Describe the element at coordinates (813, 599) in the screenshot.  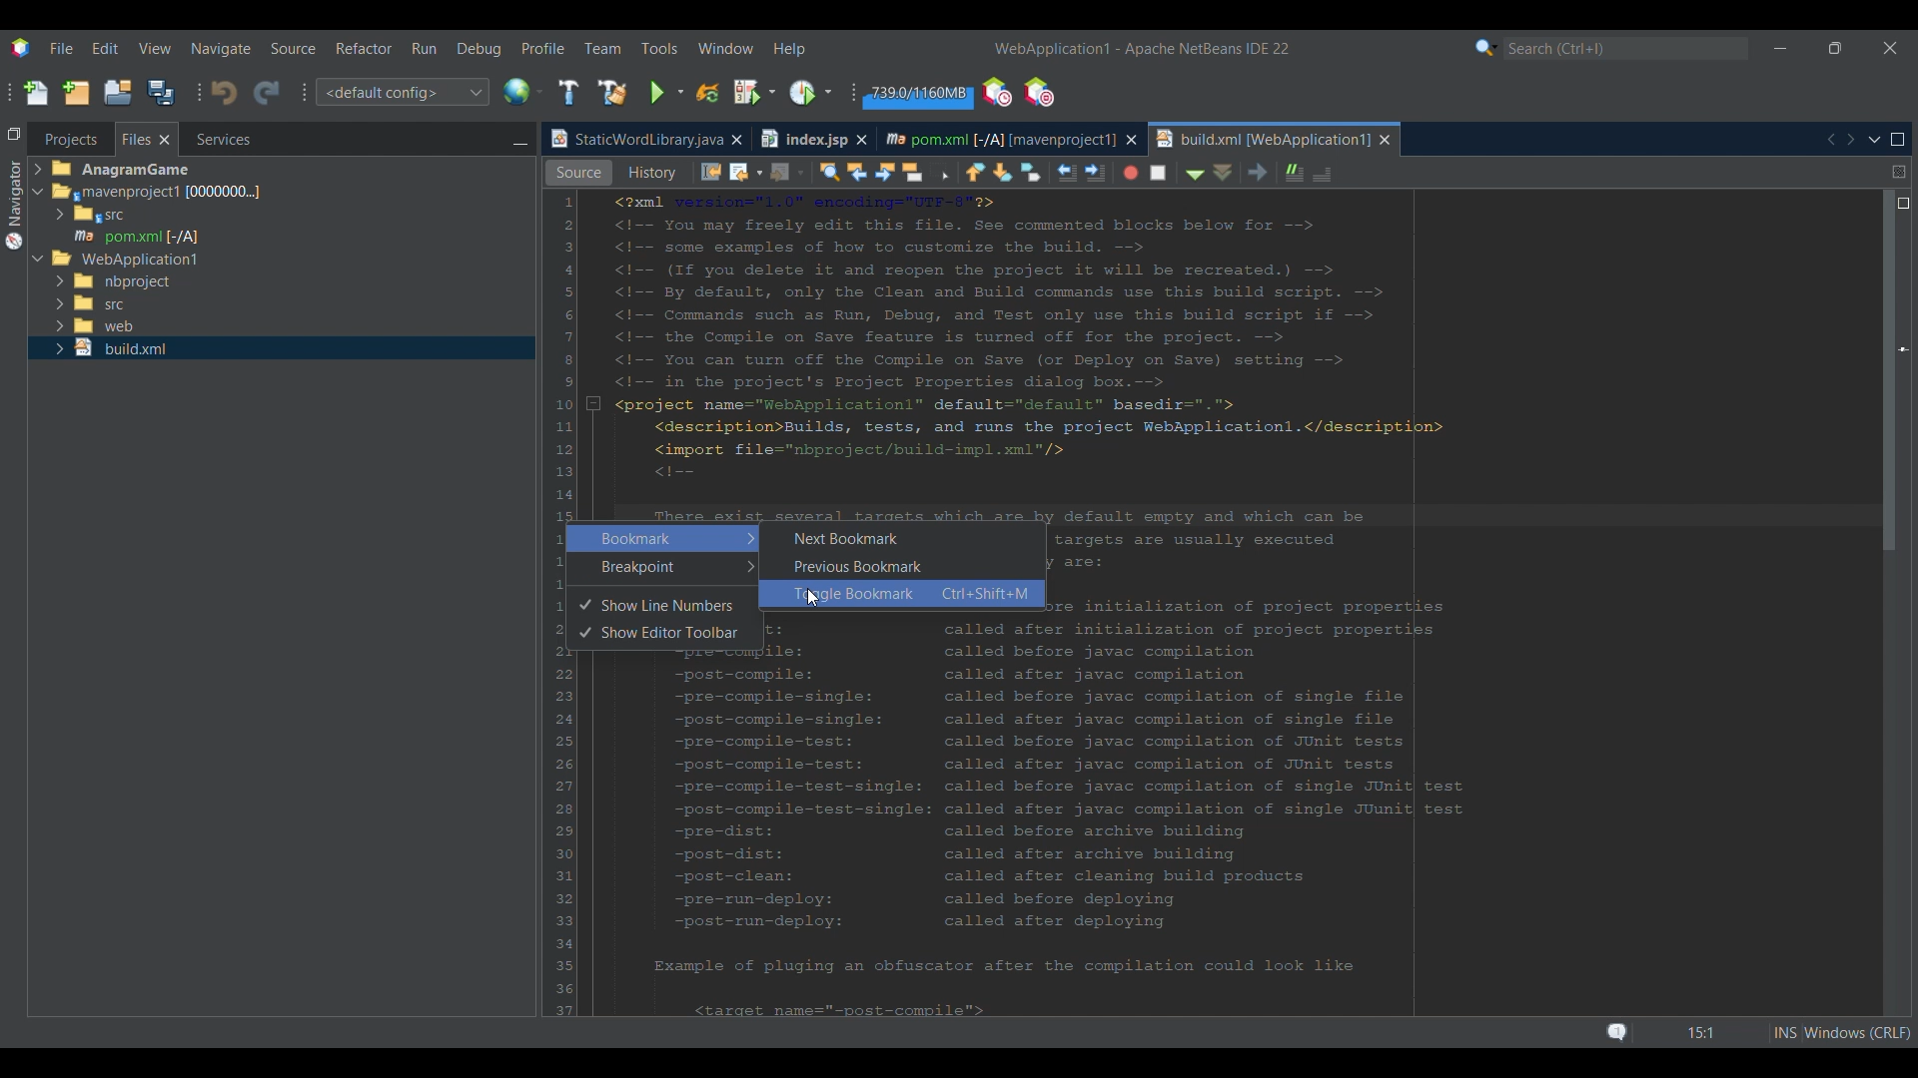
I see `Cursor clicking on toggle bookmark` at that location.